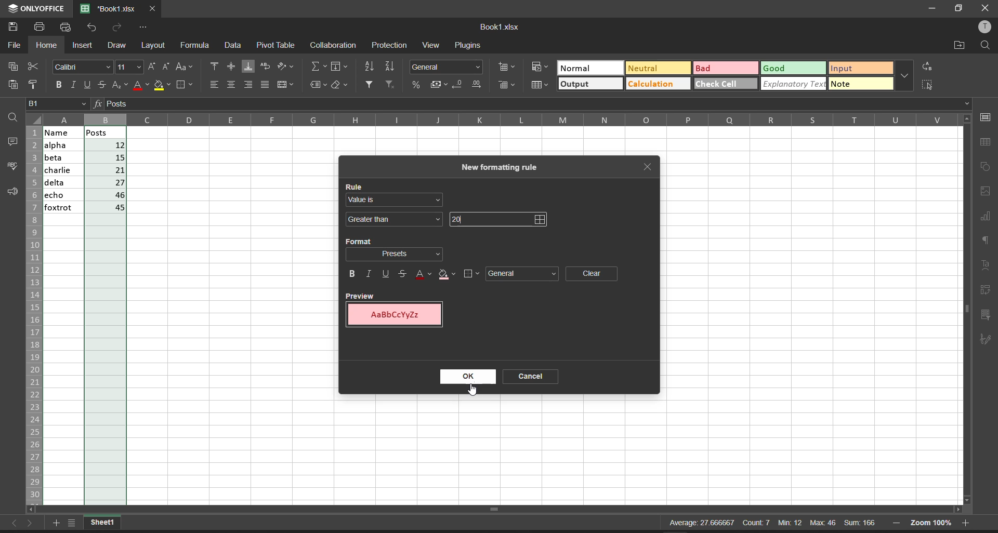  What do you see at coordinates (391, 66) in the screenshot?
I see `sort descending` at bounding box center [391, 66].